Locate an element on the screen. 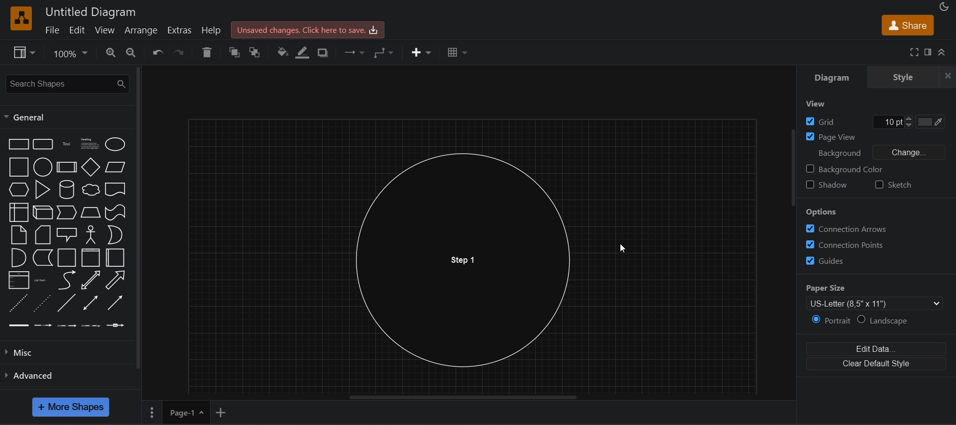 This screenshot has height=425, width=956. guides is located at coordinates (821, 261).